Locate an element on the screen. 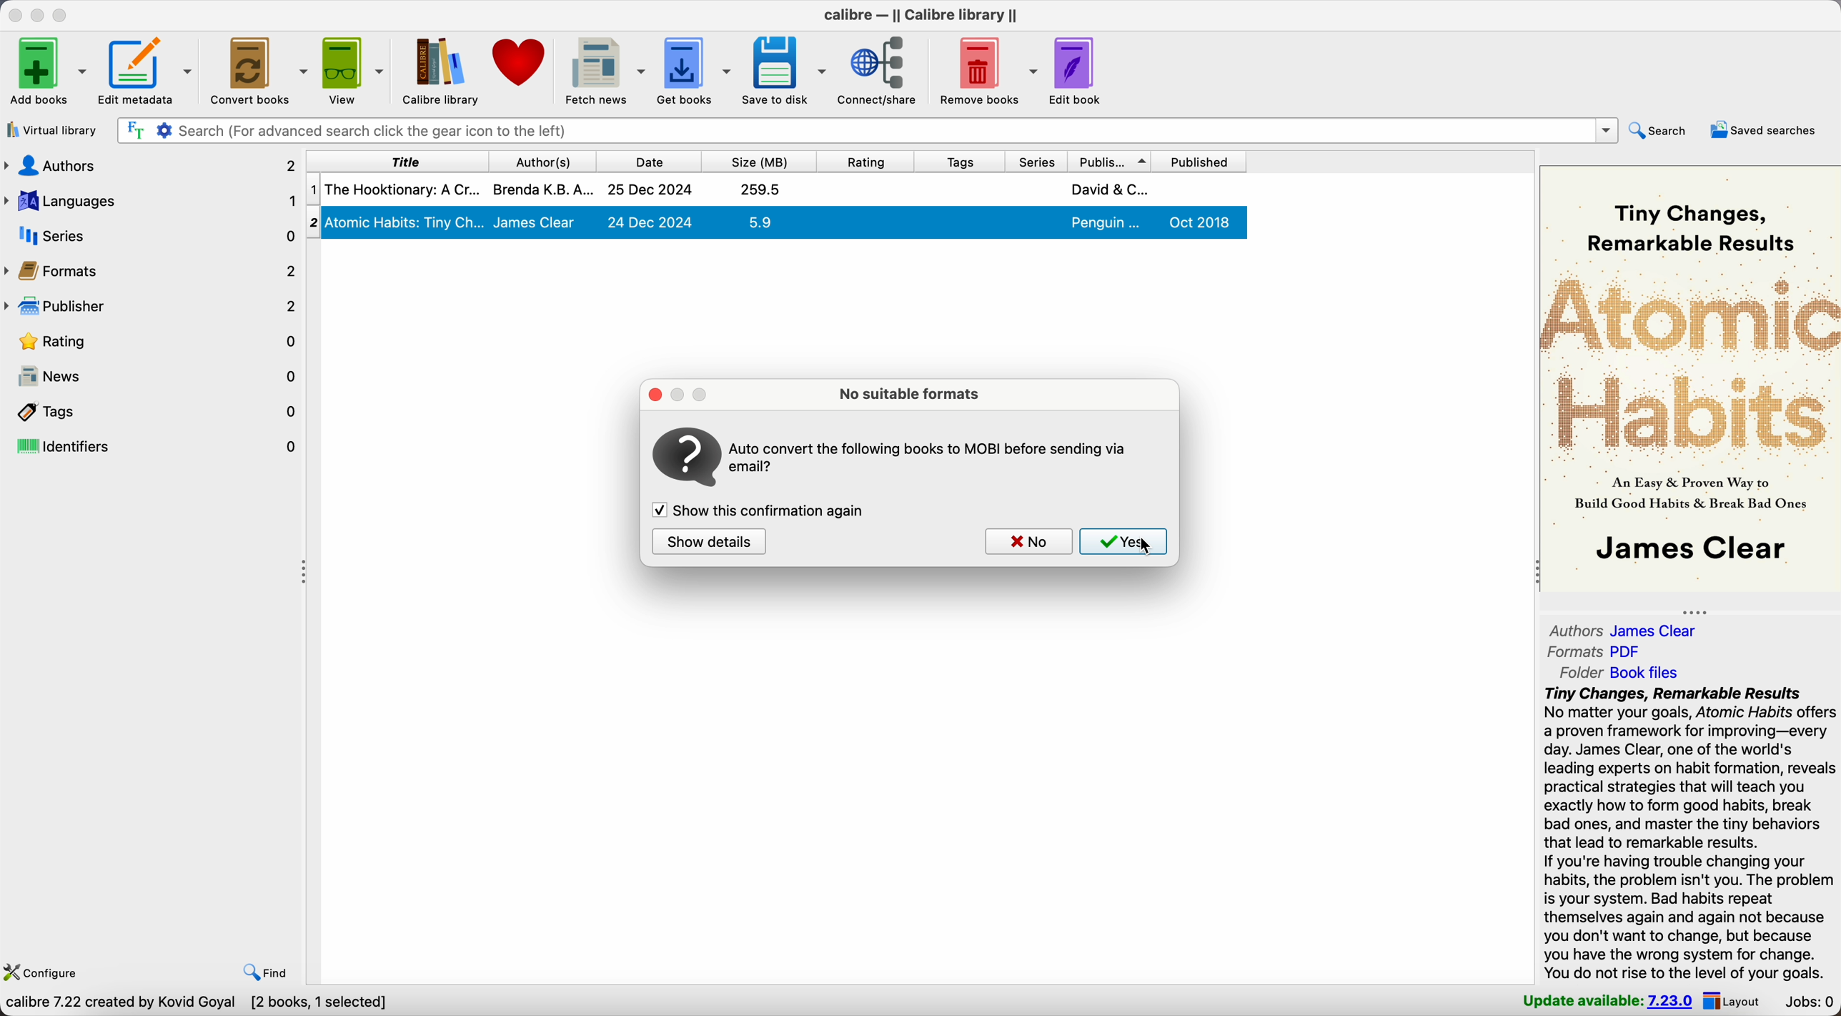 Image resolution: width=1841 pixels, height=1016 pixels. rating is located at coordinates (864, 159).